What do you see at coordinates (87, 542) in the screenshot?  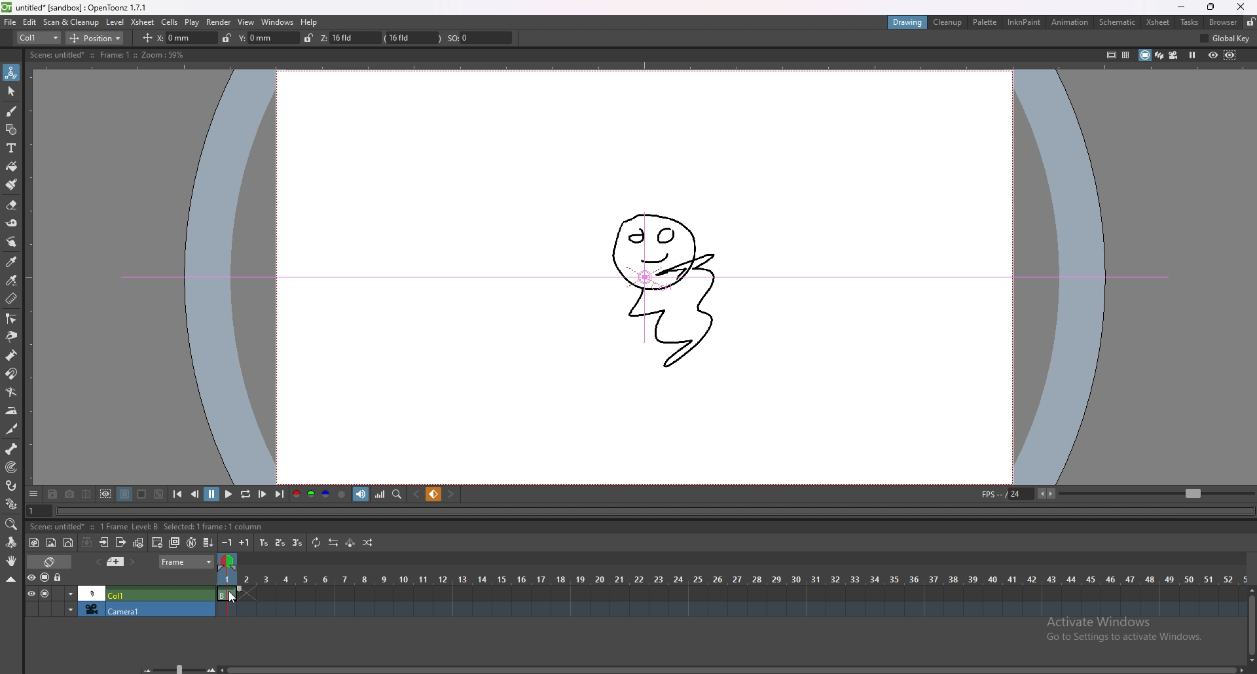 I see `collapse` at bounding box center [87, 542].